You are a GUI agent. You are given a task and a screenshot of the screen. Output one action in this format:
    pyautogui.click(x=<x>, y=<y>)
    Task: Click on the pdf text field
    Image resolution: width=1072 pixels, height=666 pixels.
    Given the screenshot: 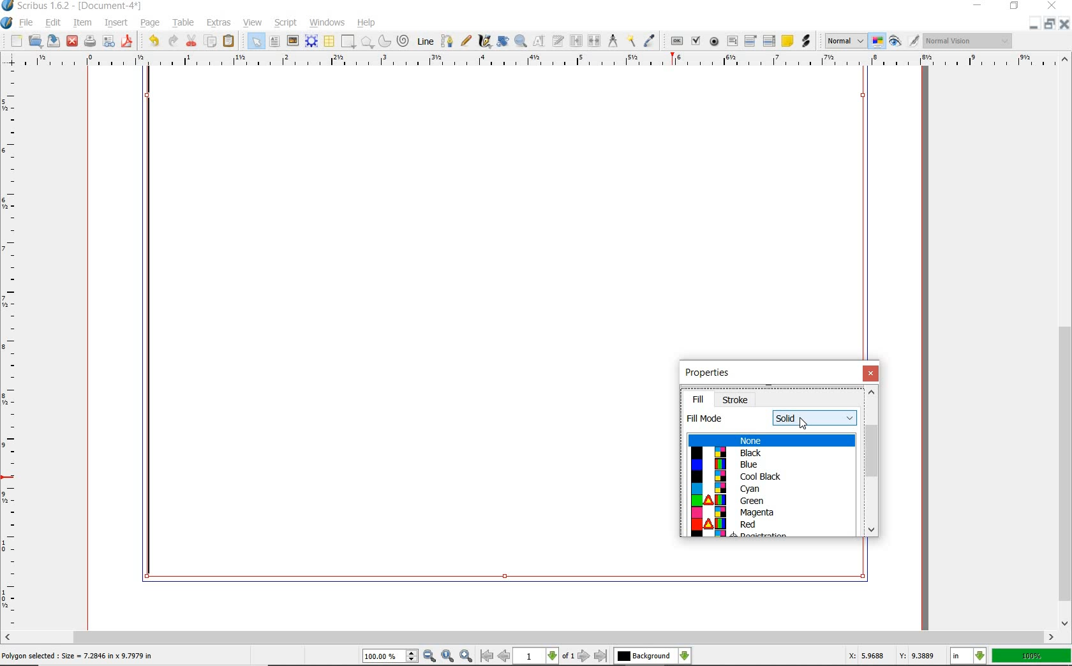 What is the action you would take?
    pyautogui.click(x=732, y=41)
    